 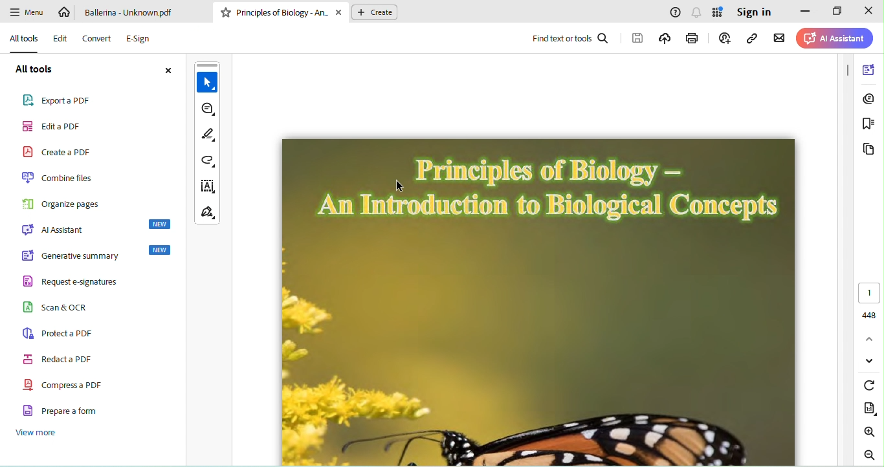 What do you see at coordinates (140, 39) in the screenshot?
I see `e sign` at bounding box center [140, 39].